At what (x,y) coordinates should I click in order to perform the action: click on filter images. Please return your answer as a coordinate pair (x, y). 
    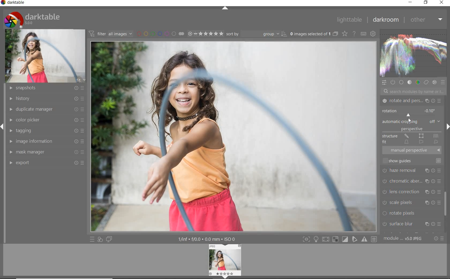
    Looking at the image, I should click on (110, 33).